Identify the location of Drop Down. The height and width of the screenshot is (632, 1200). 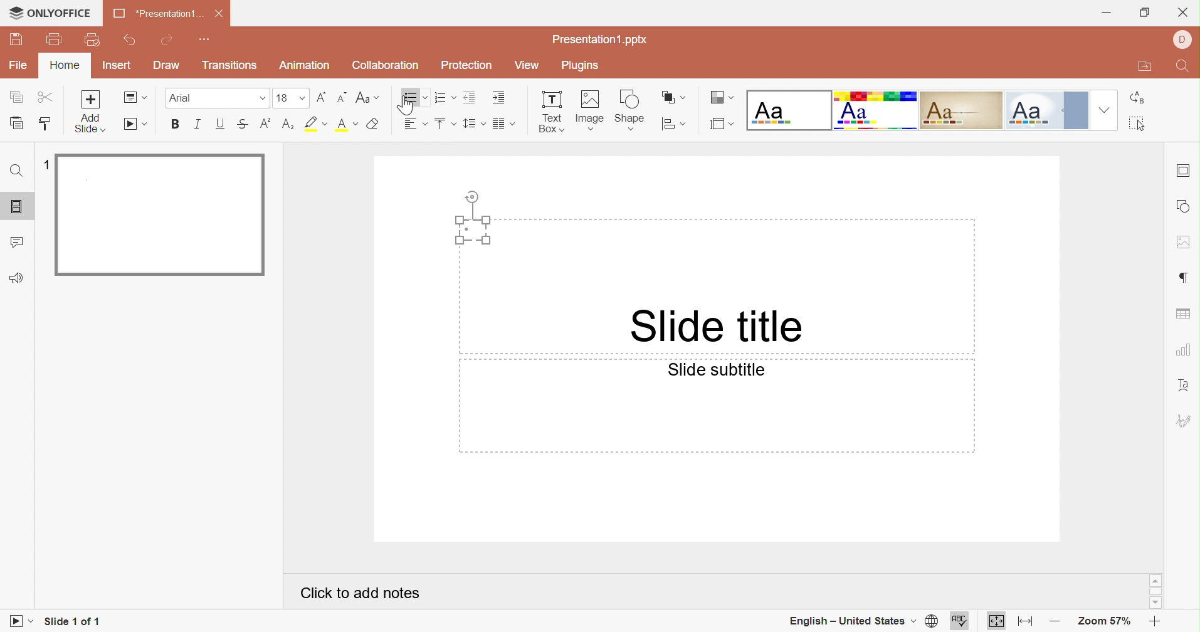
(301, 98).